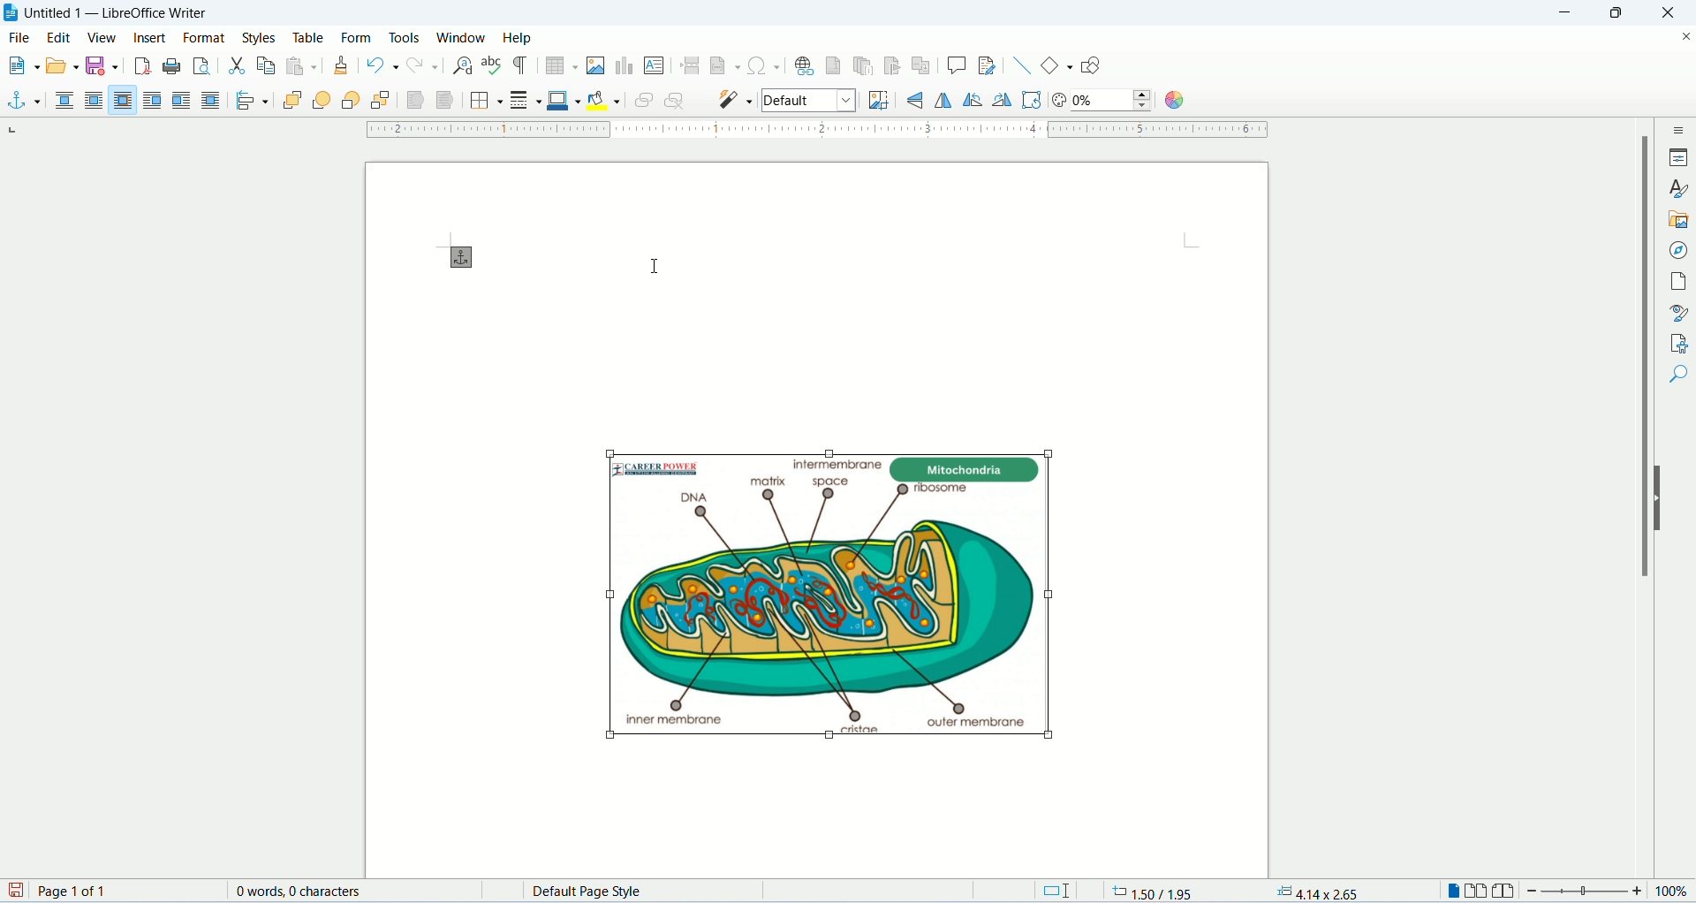  I want to click on maximize, so click(1620, 13).